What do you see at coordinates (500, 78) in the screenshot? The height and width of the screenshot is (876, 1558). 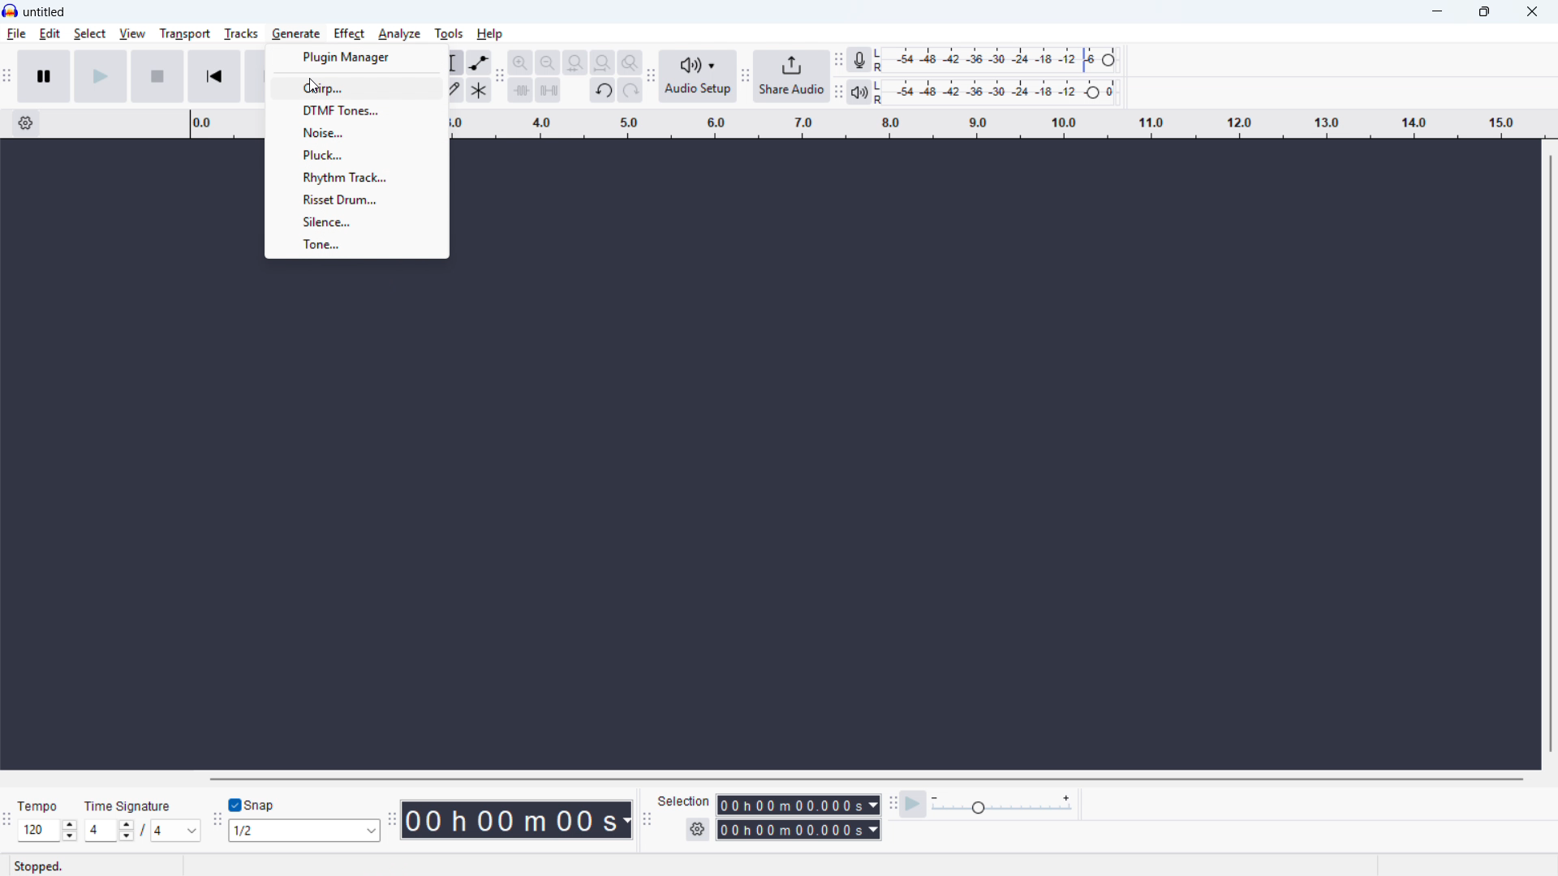 I see `Edit toolbar ` at bounding box center [500, 78].